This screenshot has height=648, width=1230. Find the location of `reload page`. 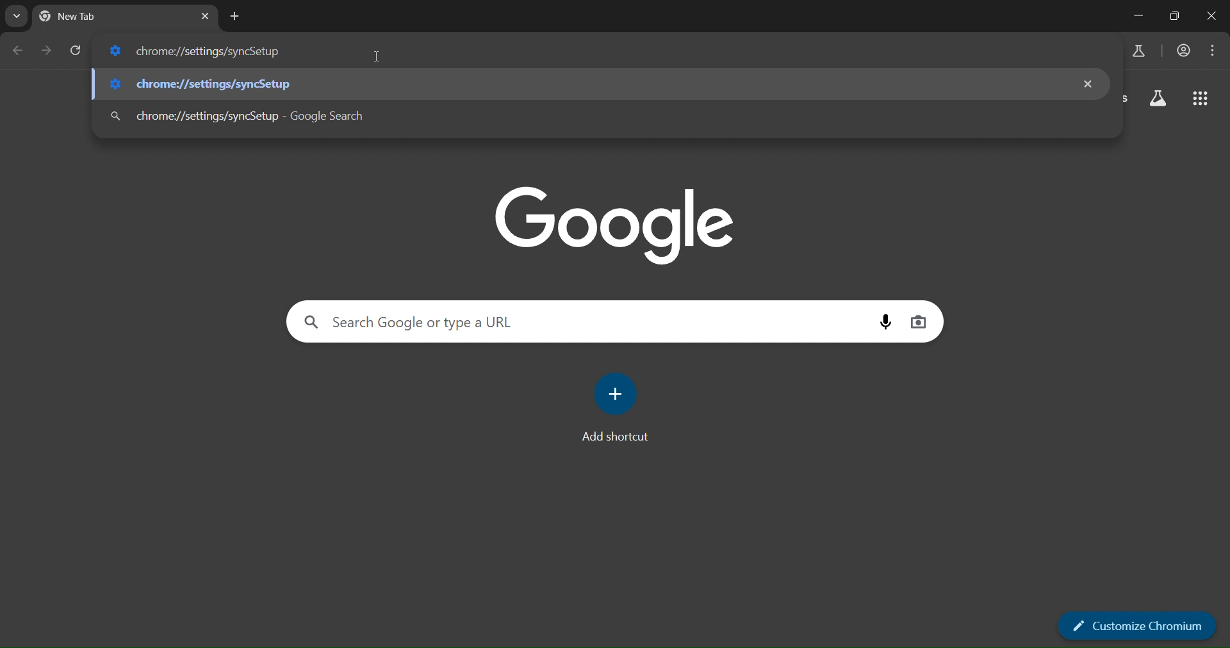

reload page is located at coordinates (78, 50).